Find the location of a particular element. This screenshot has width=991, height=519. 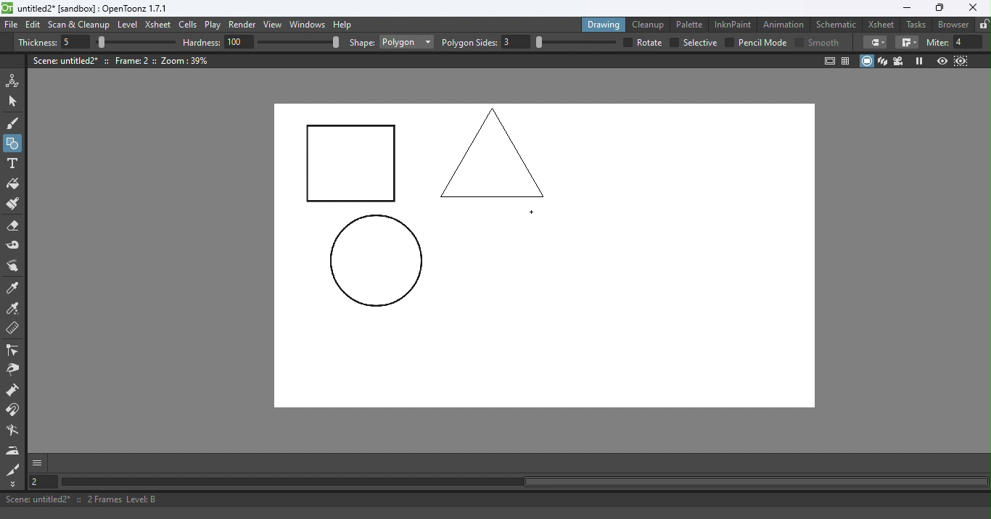

Render is located at coordinates (244, 25).